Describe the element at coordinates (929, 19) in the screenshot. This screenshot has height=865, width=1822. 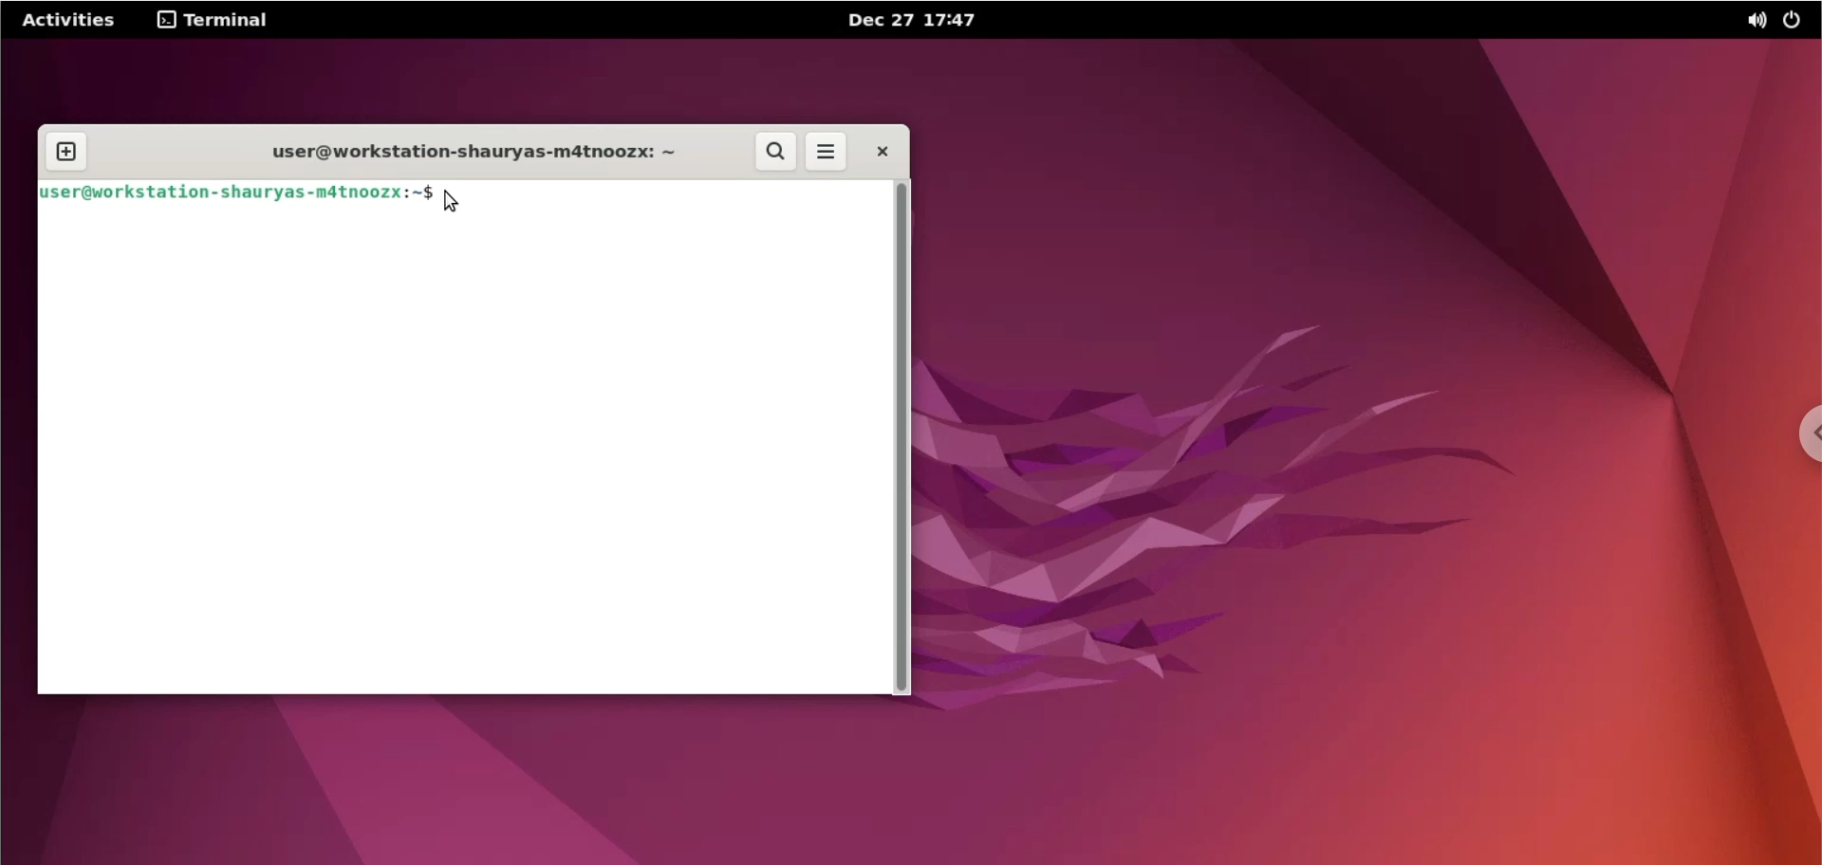
I see `Dec 27 17:47` at that location.